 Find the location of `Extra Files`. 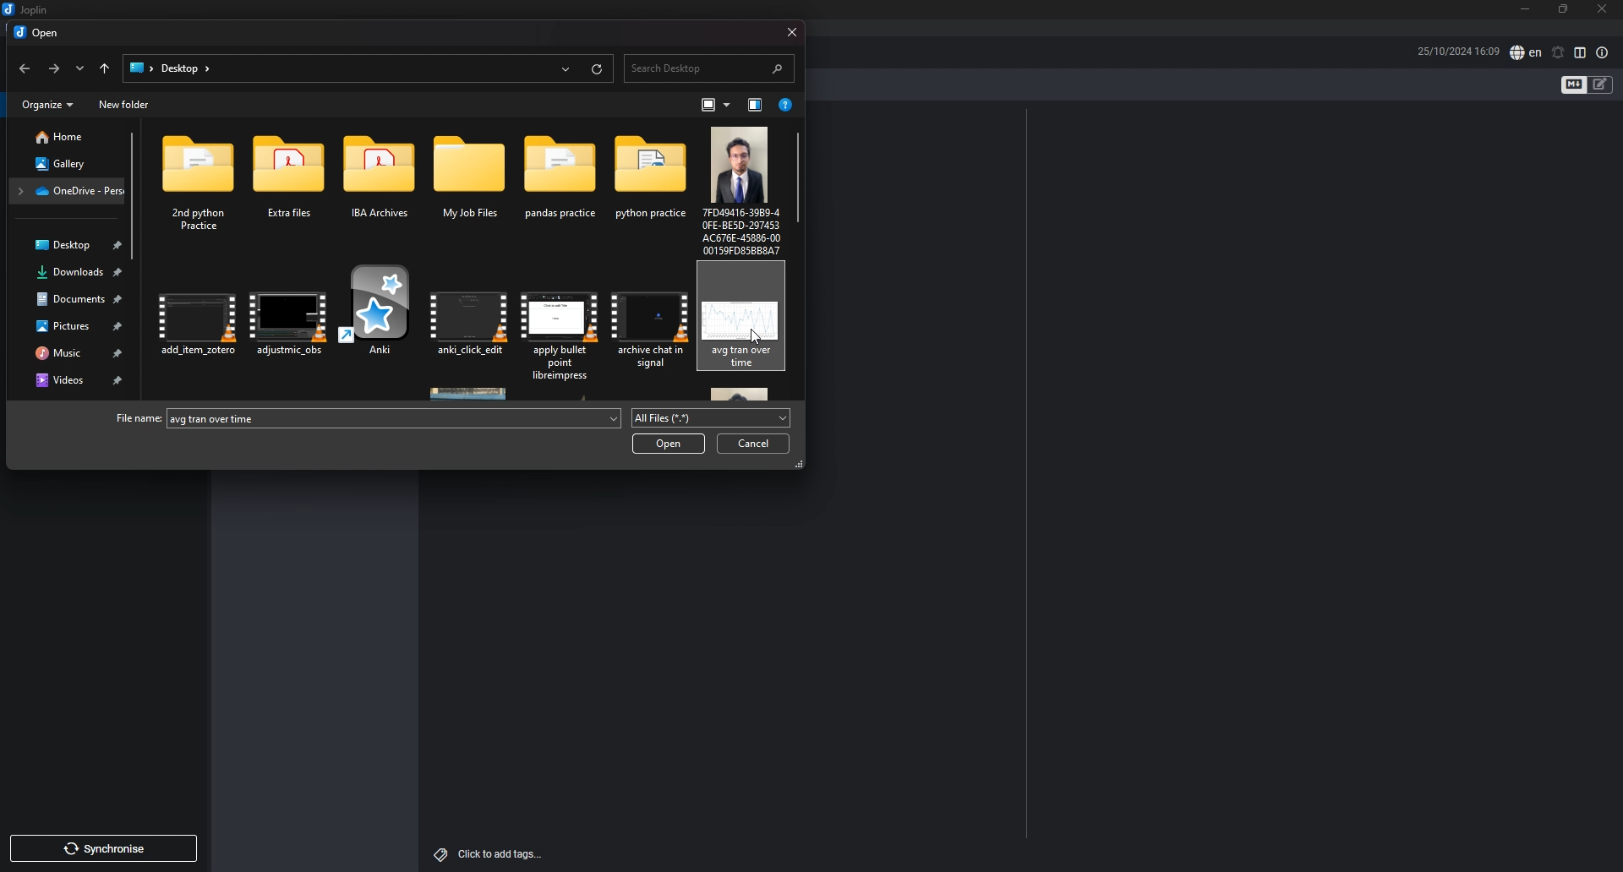

Extra Files is located at coordinates (292, 188).